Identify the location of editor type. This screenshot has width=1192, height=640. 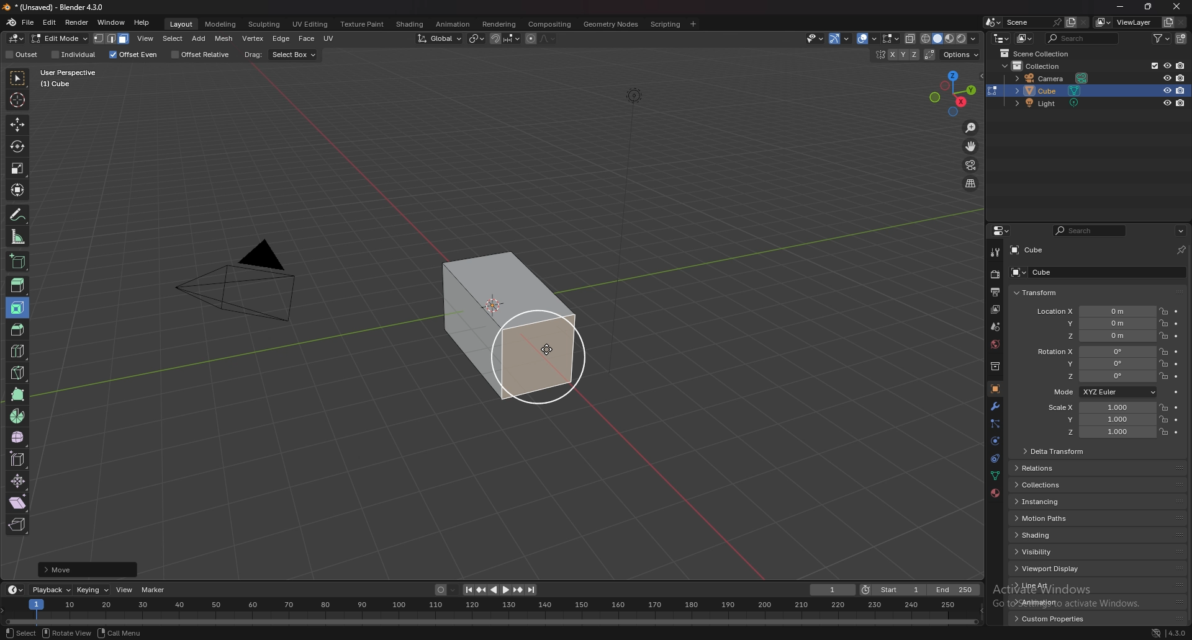
(14, 590).